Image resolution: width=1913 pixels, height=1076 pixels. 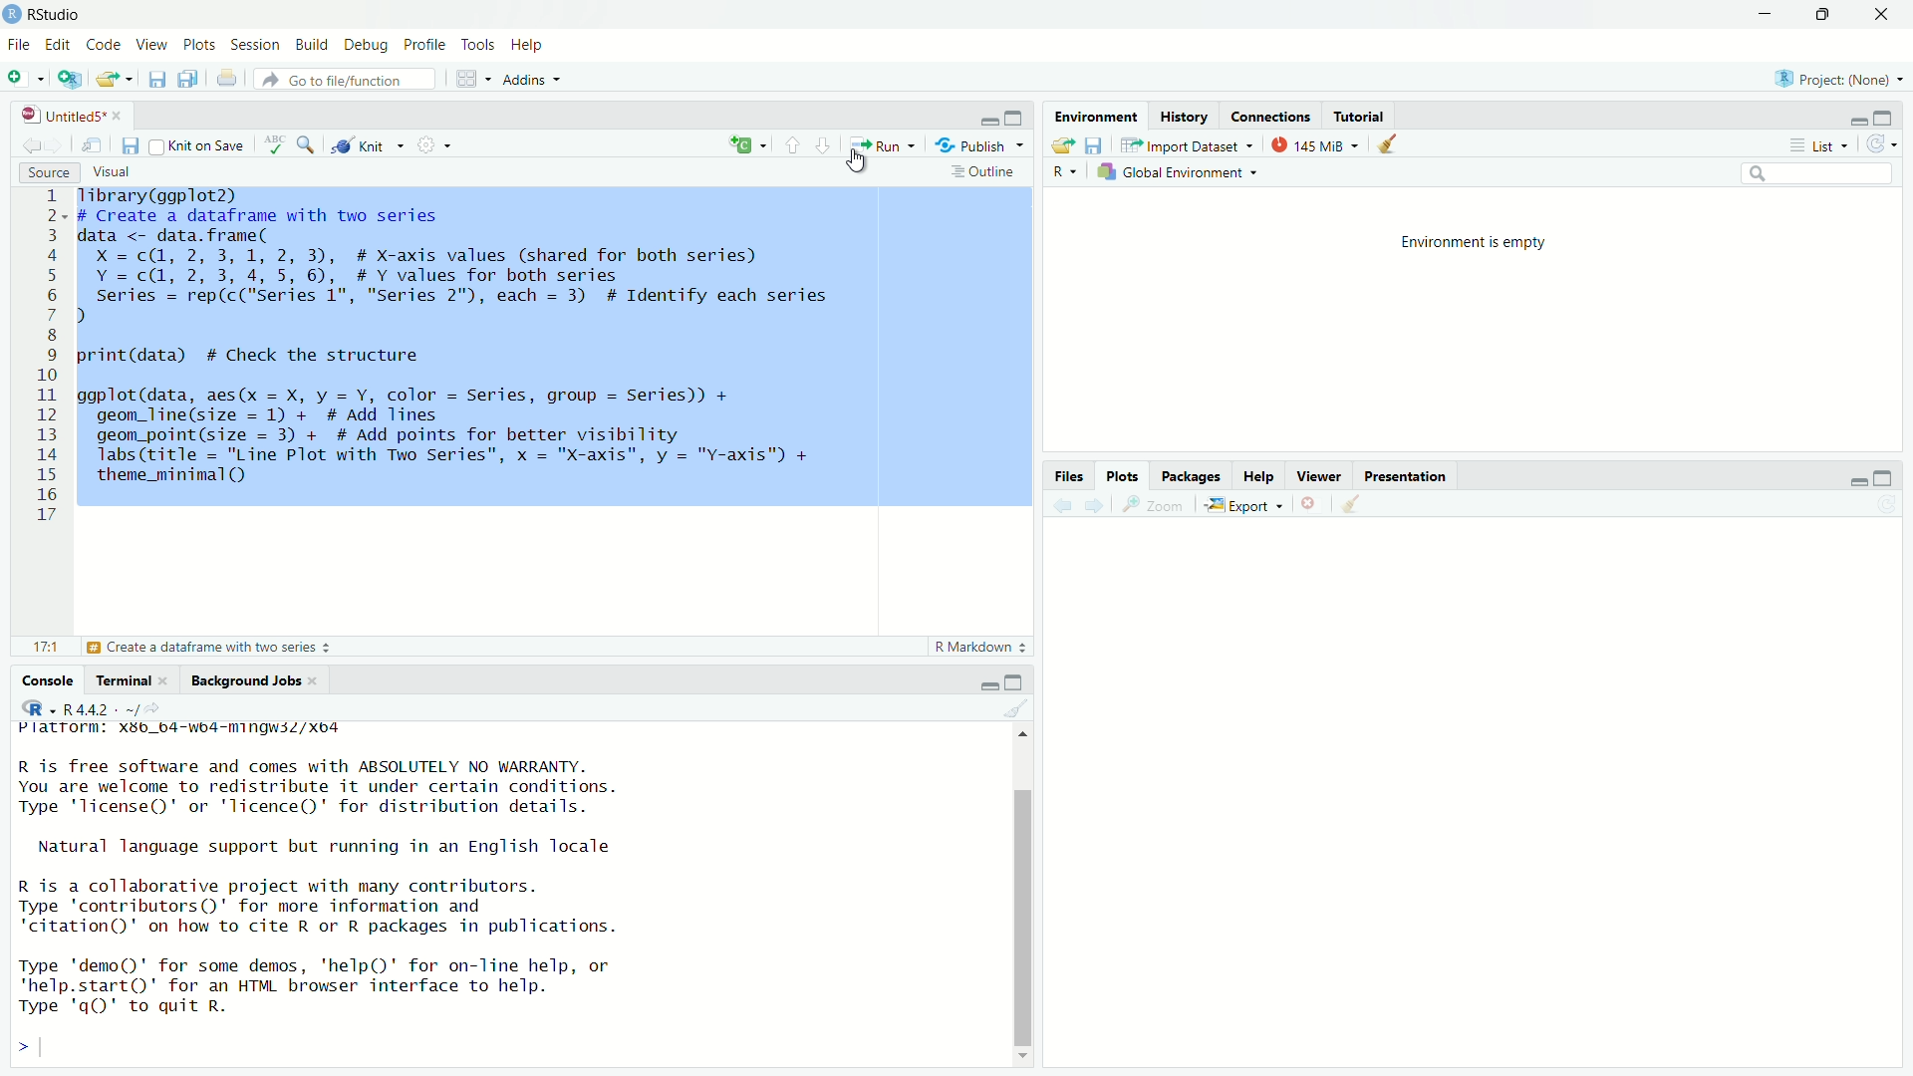 What do you see at coordinates (826, 147) in the screenshot?
I see `Go to next section/chunk` at bounding box center [826, 147].